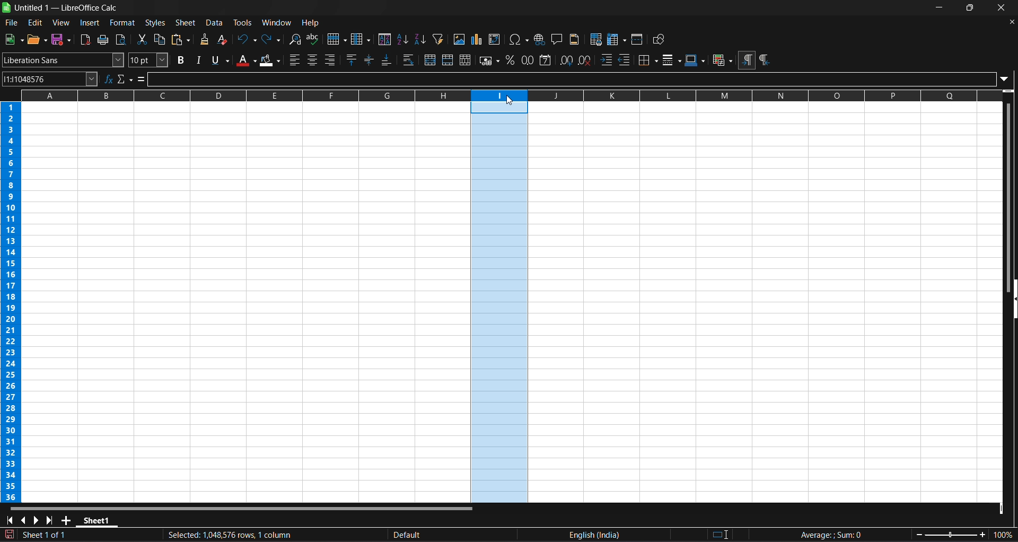 This screenshot has width=1018, height=542. I want to click on minimize, so click(940, 8).